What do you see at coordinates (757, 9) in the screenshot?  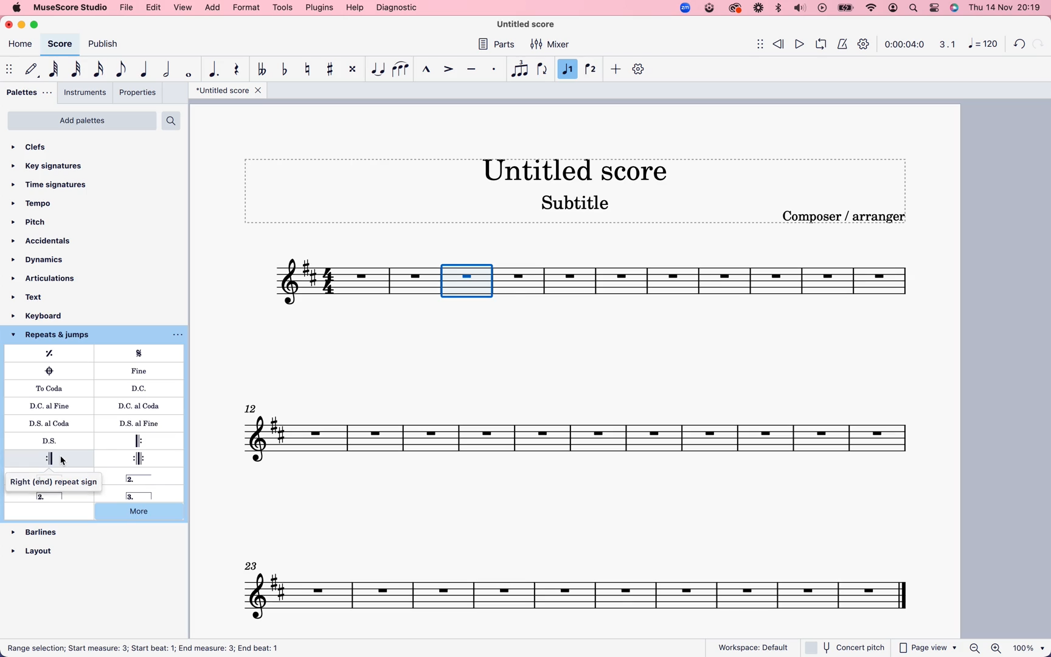 I see `loom` at bounding box center [757, 9].